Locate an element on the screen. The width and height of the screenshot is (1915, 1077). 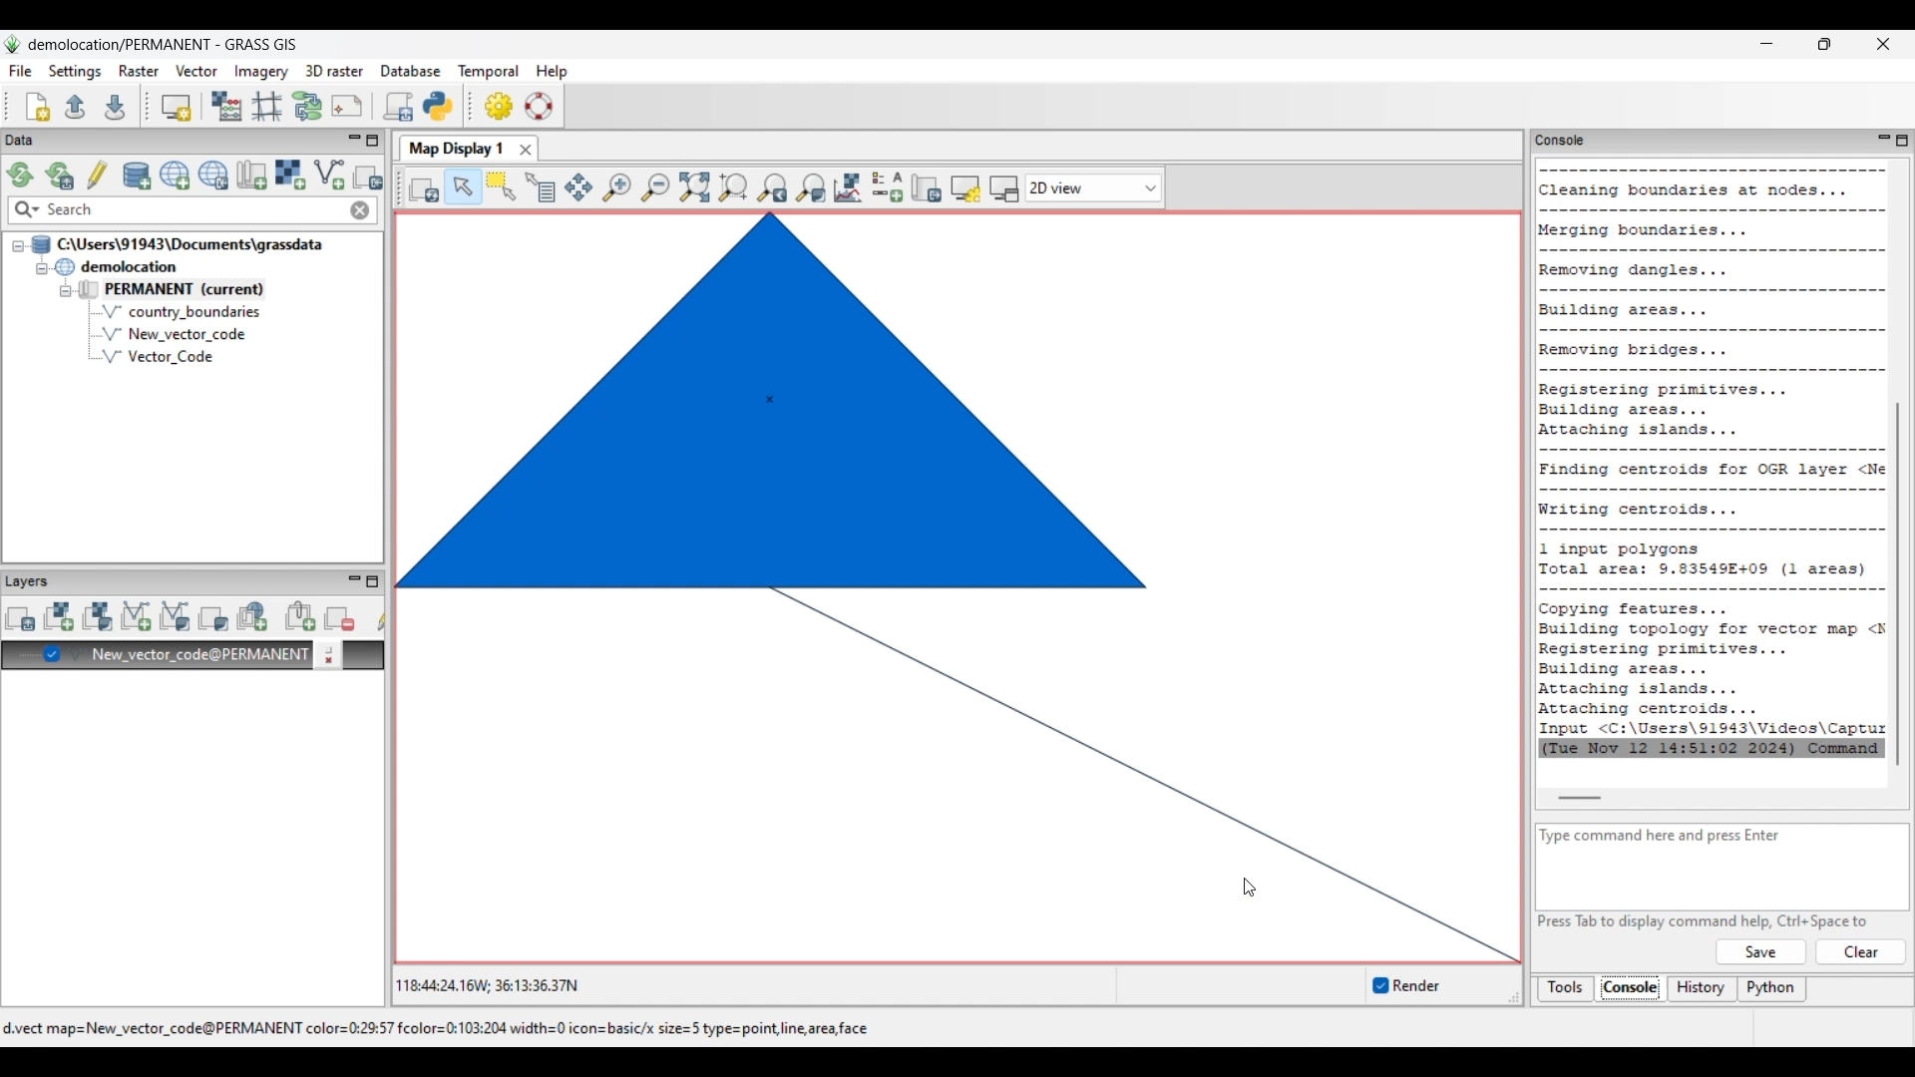
Render map is located at coordinates (425, 188).